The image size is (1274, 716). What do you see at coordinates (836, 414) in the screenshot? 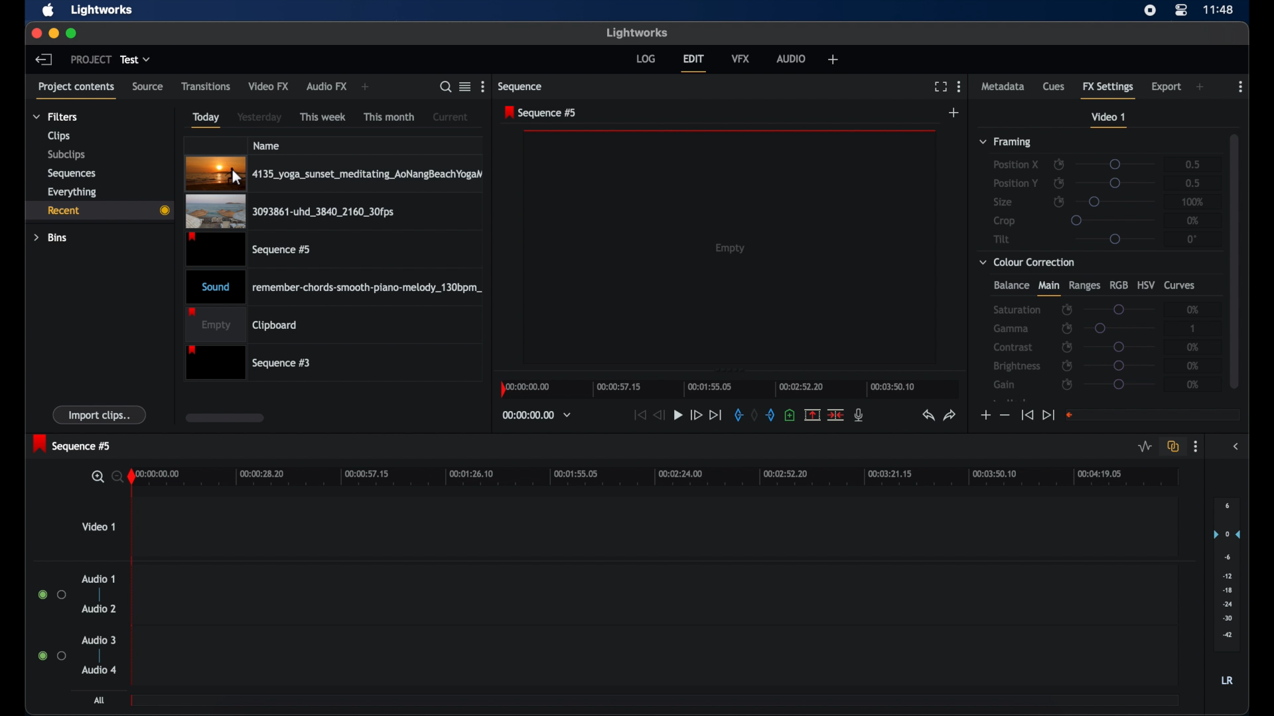
I see `cut` at bounding box center [836, 414].